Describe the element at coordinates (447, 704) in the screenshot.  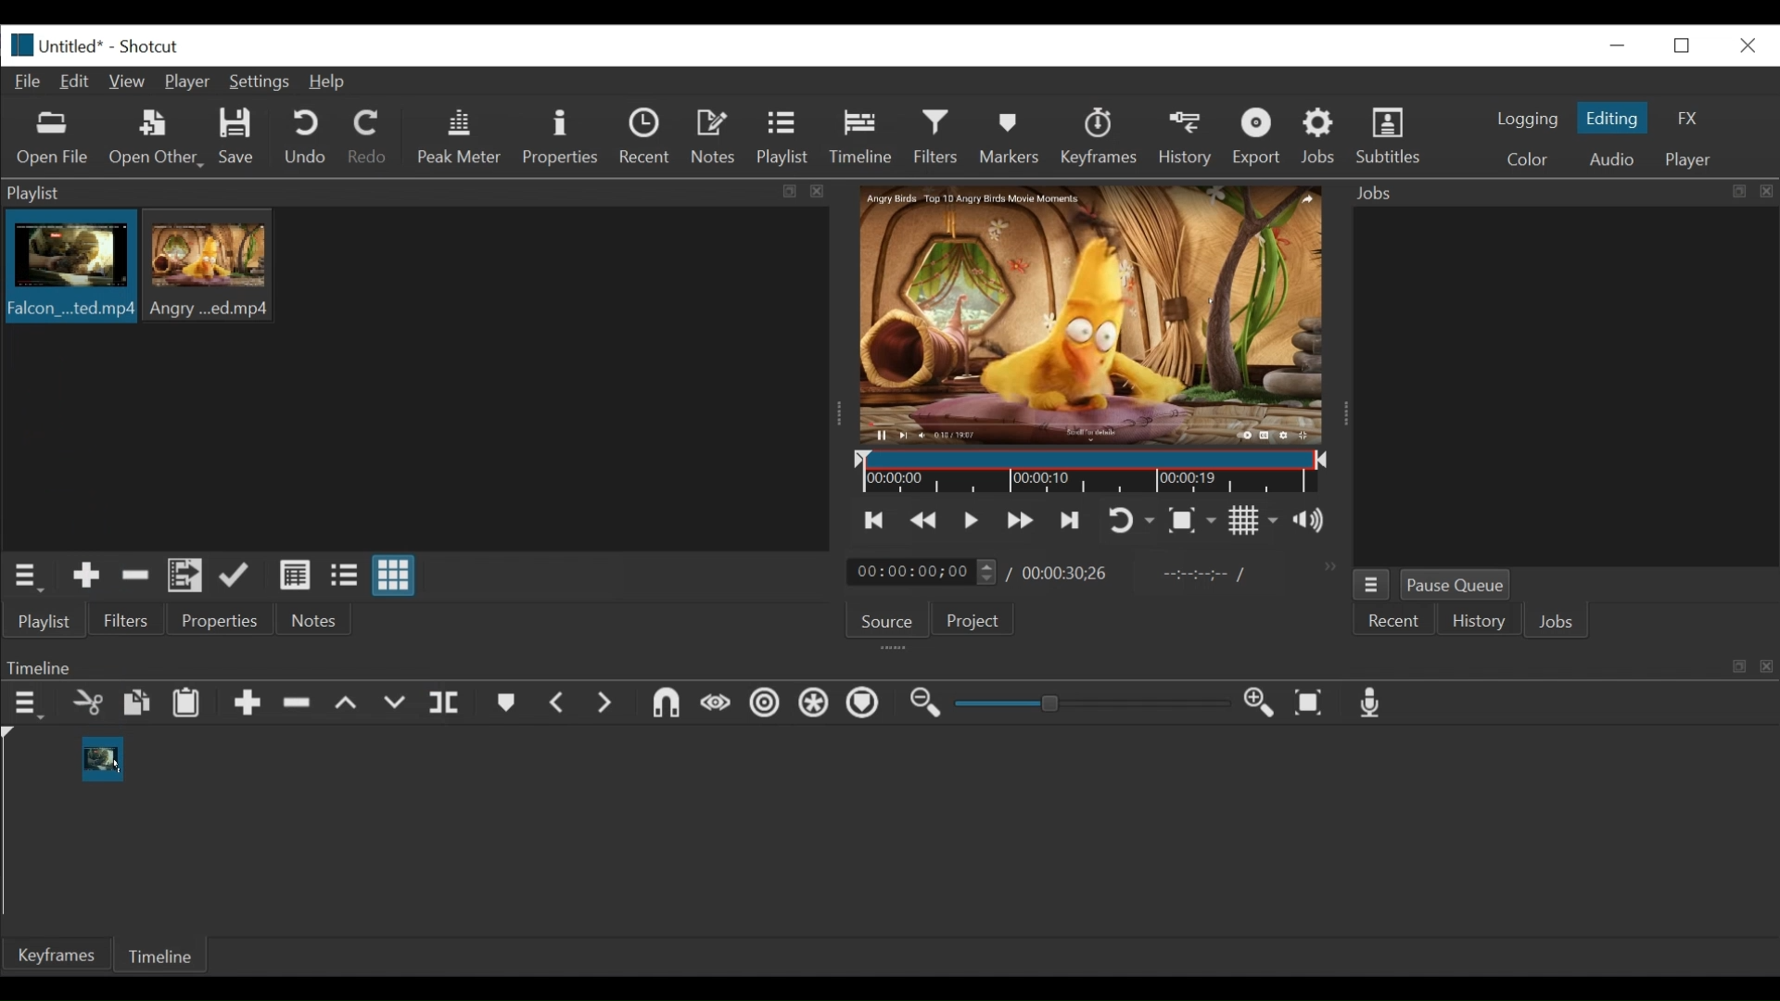
I see `split at playhead` at that location.